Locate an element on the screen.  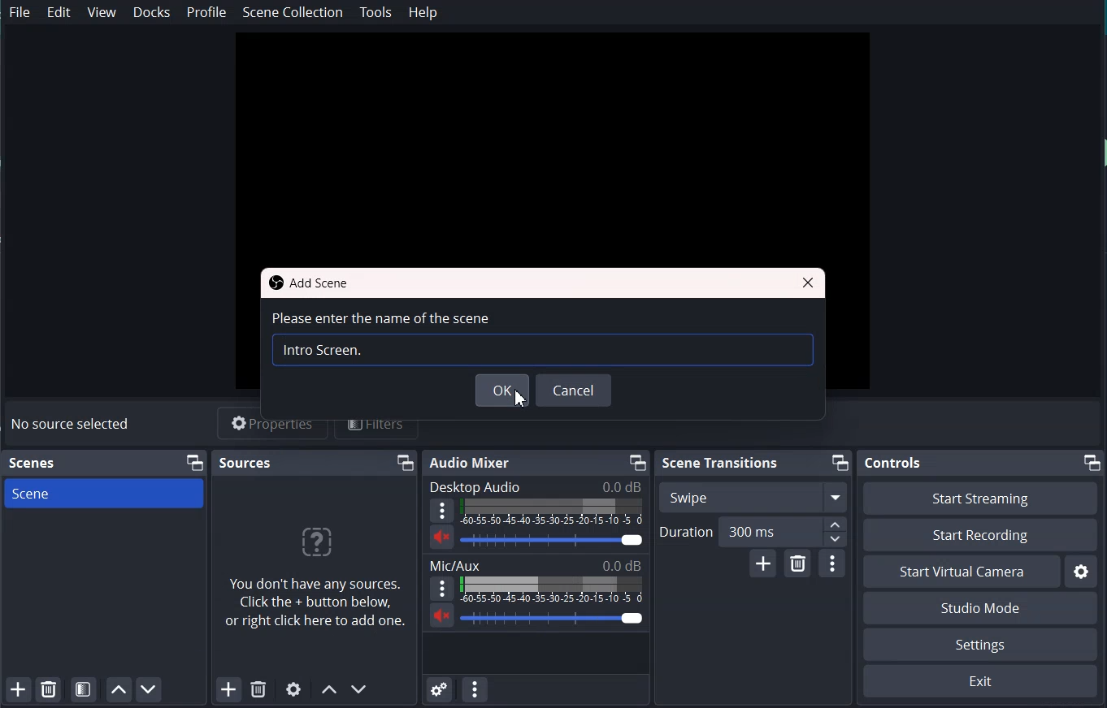
Open Source Properties is located at coordinates (294, 690).